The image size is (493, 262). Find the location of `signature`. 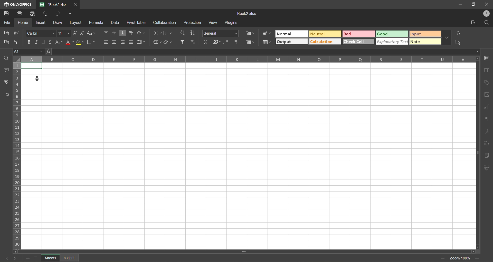

signature is located at coordinates (487, 169).